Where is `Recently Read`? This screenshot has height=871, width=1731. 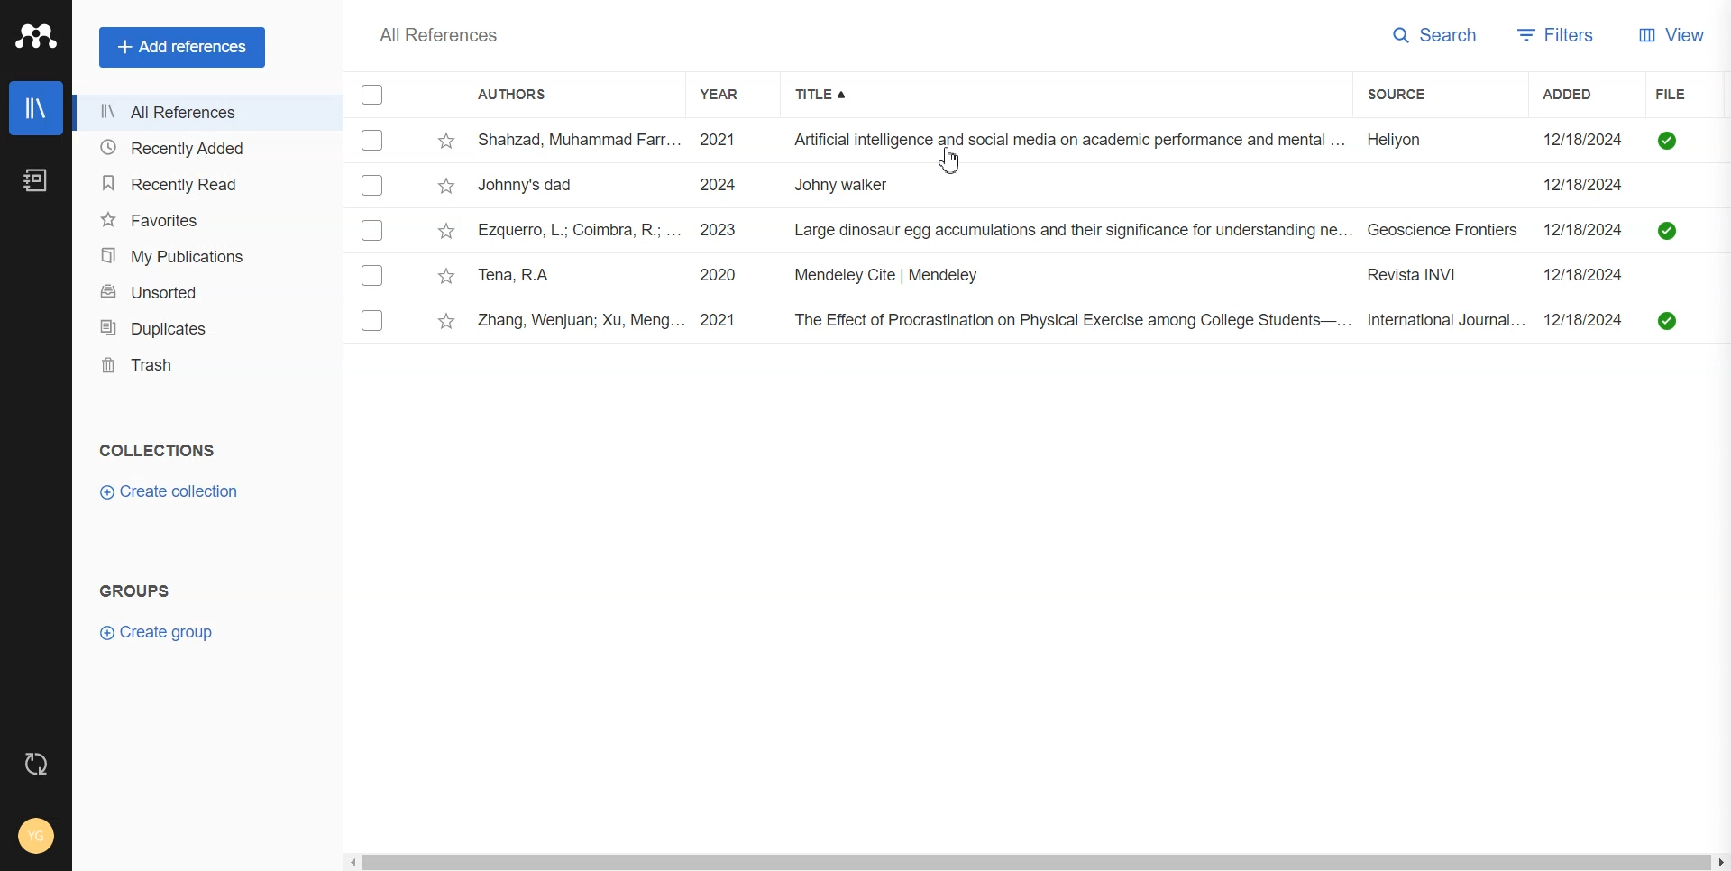
Recently Read is located at coordinates (193, 182).